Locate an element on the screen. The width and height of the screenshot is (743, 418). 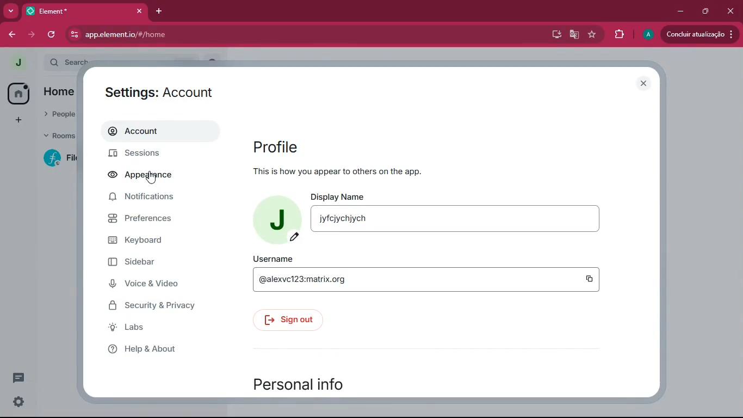
keyboard is located at coordinates (154, 241).